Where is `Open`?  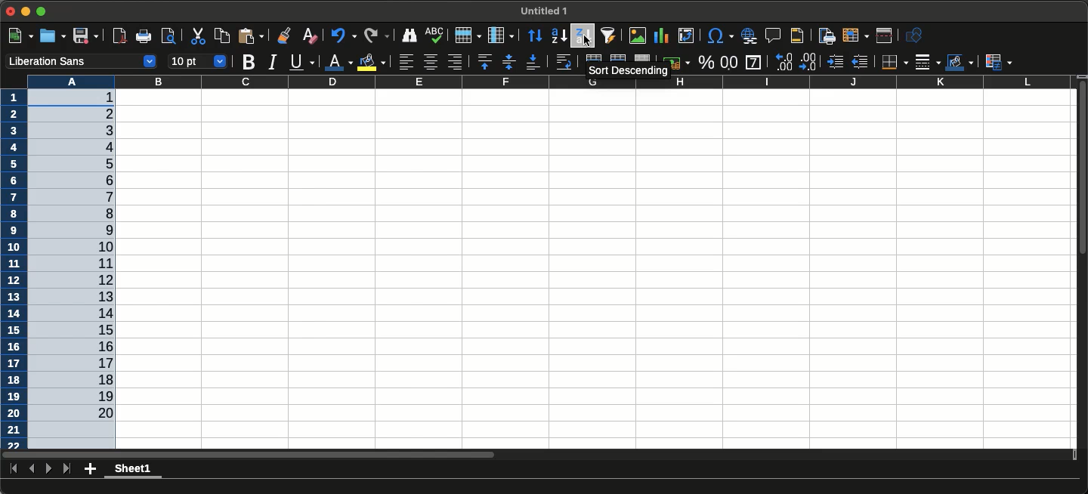 Open is located at coordinates (52, 36).